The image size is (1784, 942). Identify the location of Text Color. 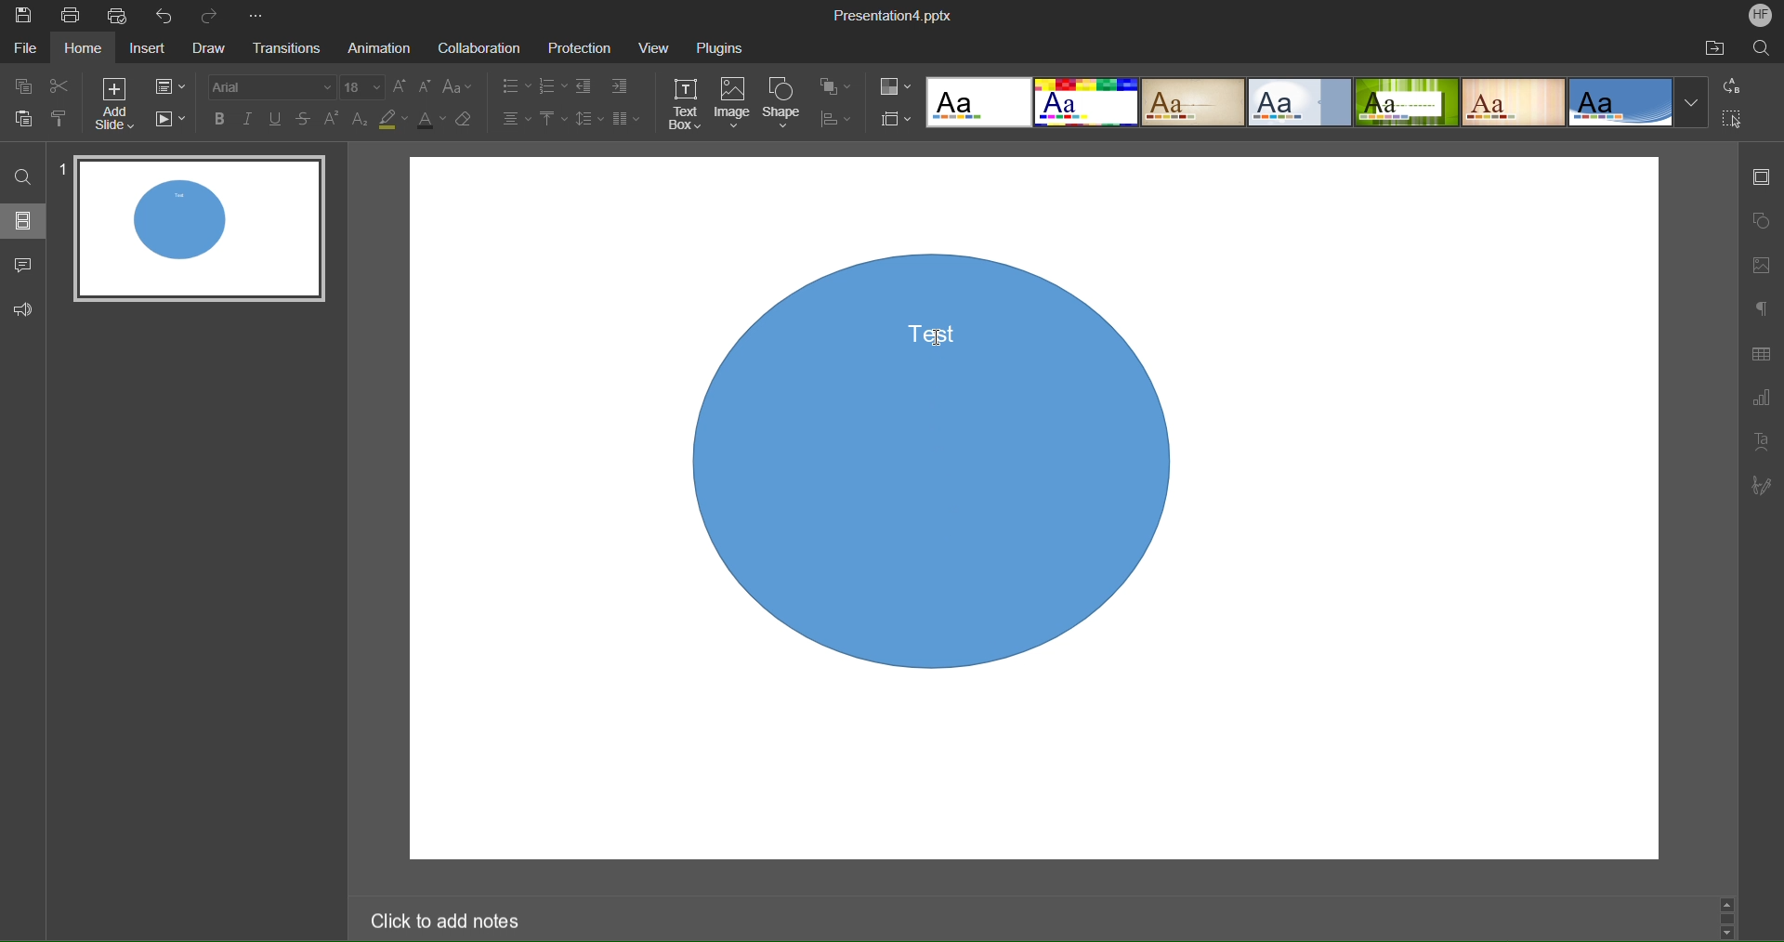
(436, 122).